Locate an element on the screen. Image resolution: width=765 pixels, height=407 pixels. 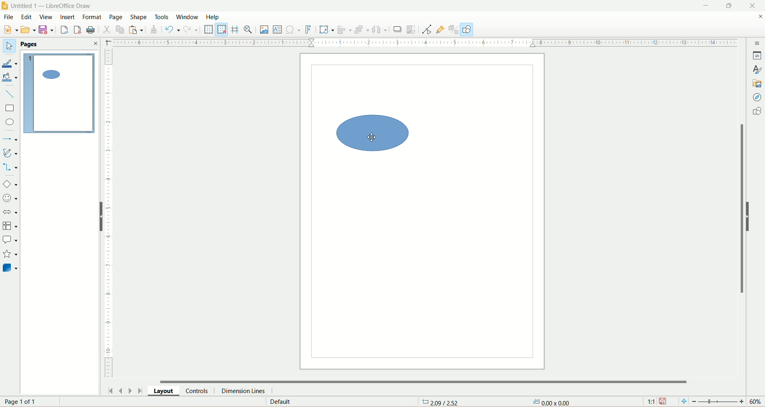
transform is located at coordinates (325, 30).